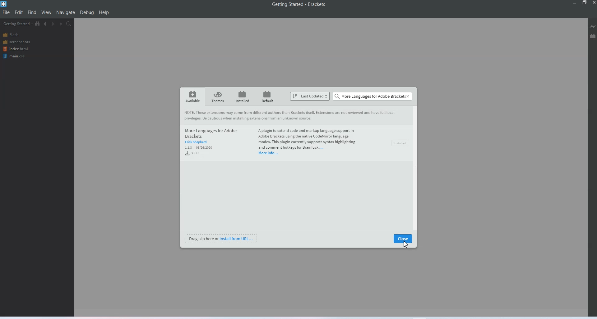 The image size is (597, 319). Describe the element at coordinates (6, 13) in the screenshot. I see `File` at that location.